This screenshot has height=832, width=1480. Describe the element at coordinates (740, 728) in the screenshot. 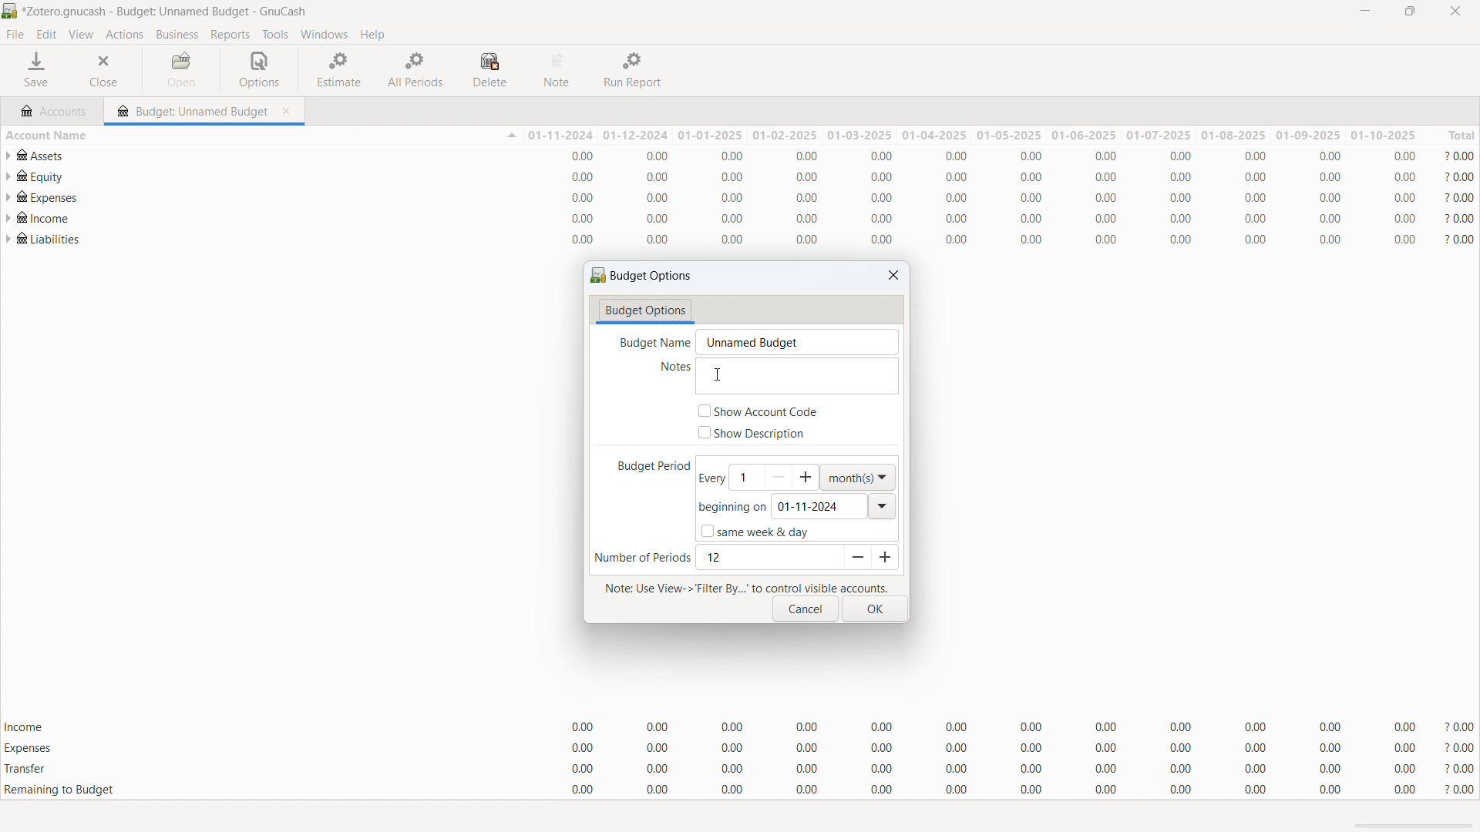

I see `Income totals` at that location.